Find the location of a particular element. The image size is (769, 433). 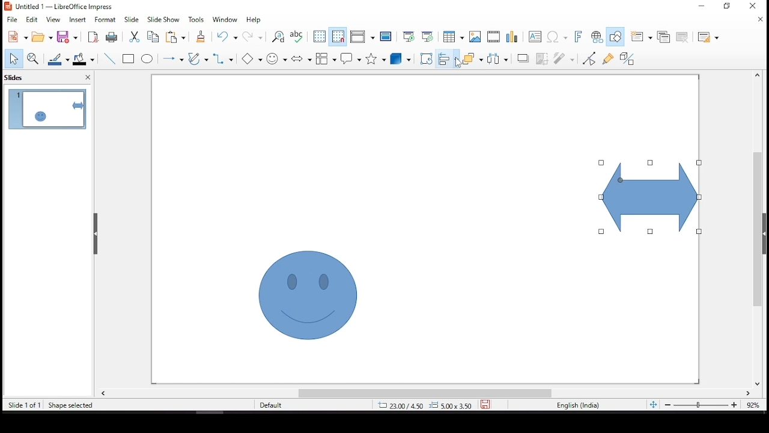

duplicate slide is located at coordinates (664, 35).